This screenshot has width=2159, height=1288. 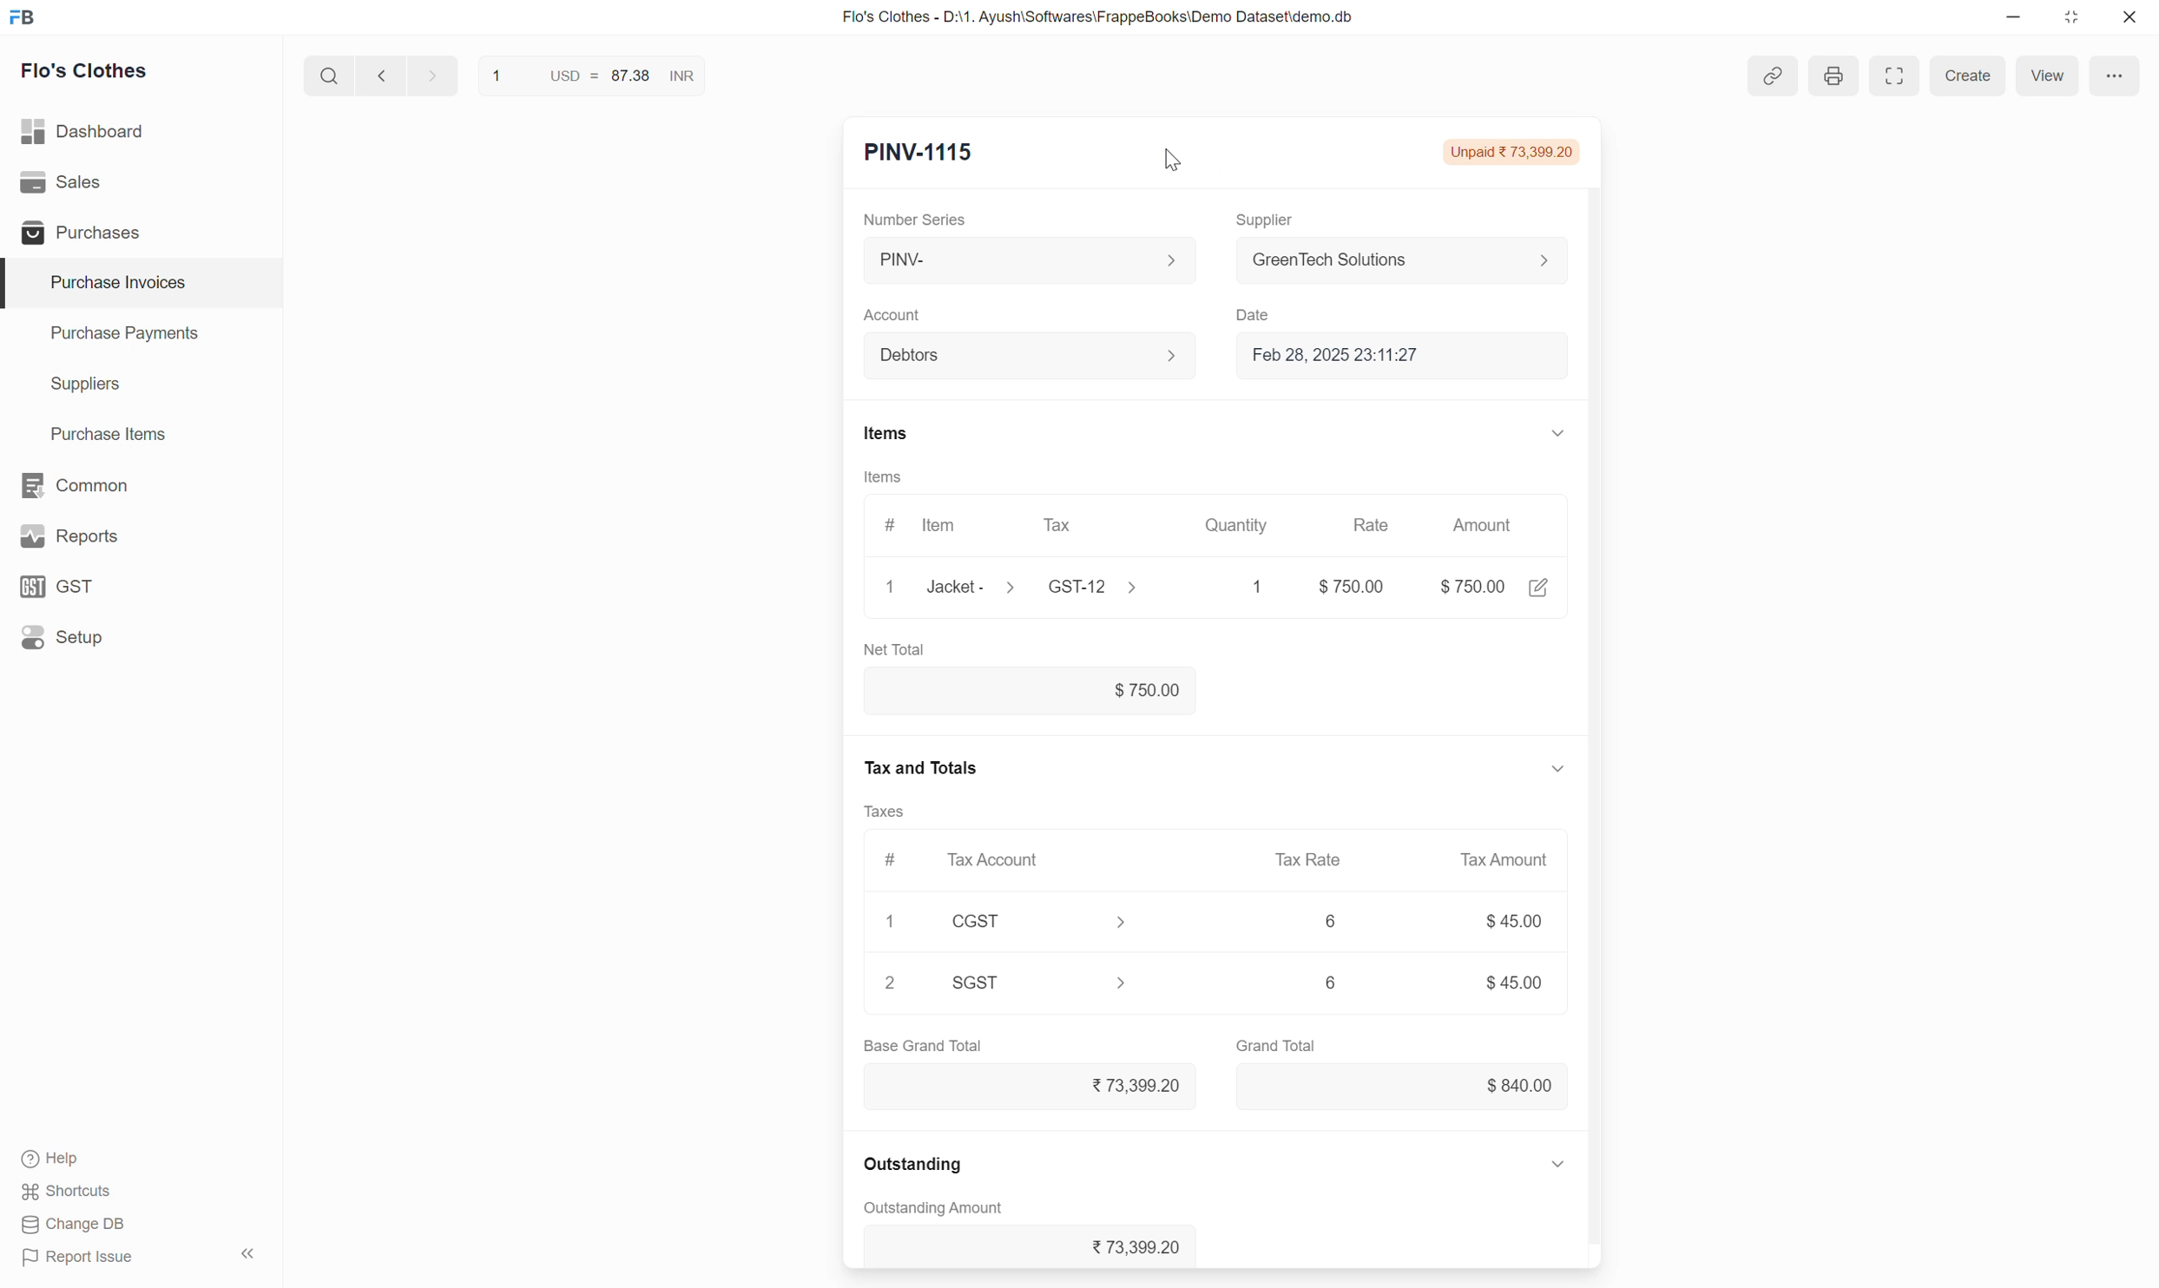 I want to click on Cursor, so click(x=1173, y=160).